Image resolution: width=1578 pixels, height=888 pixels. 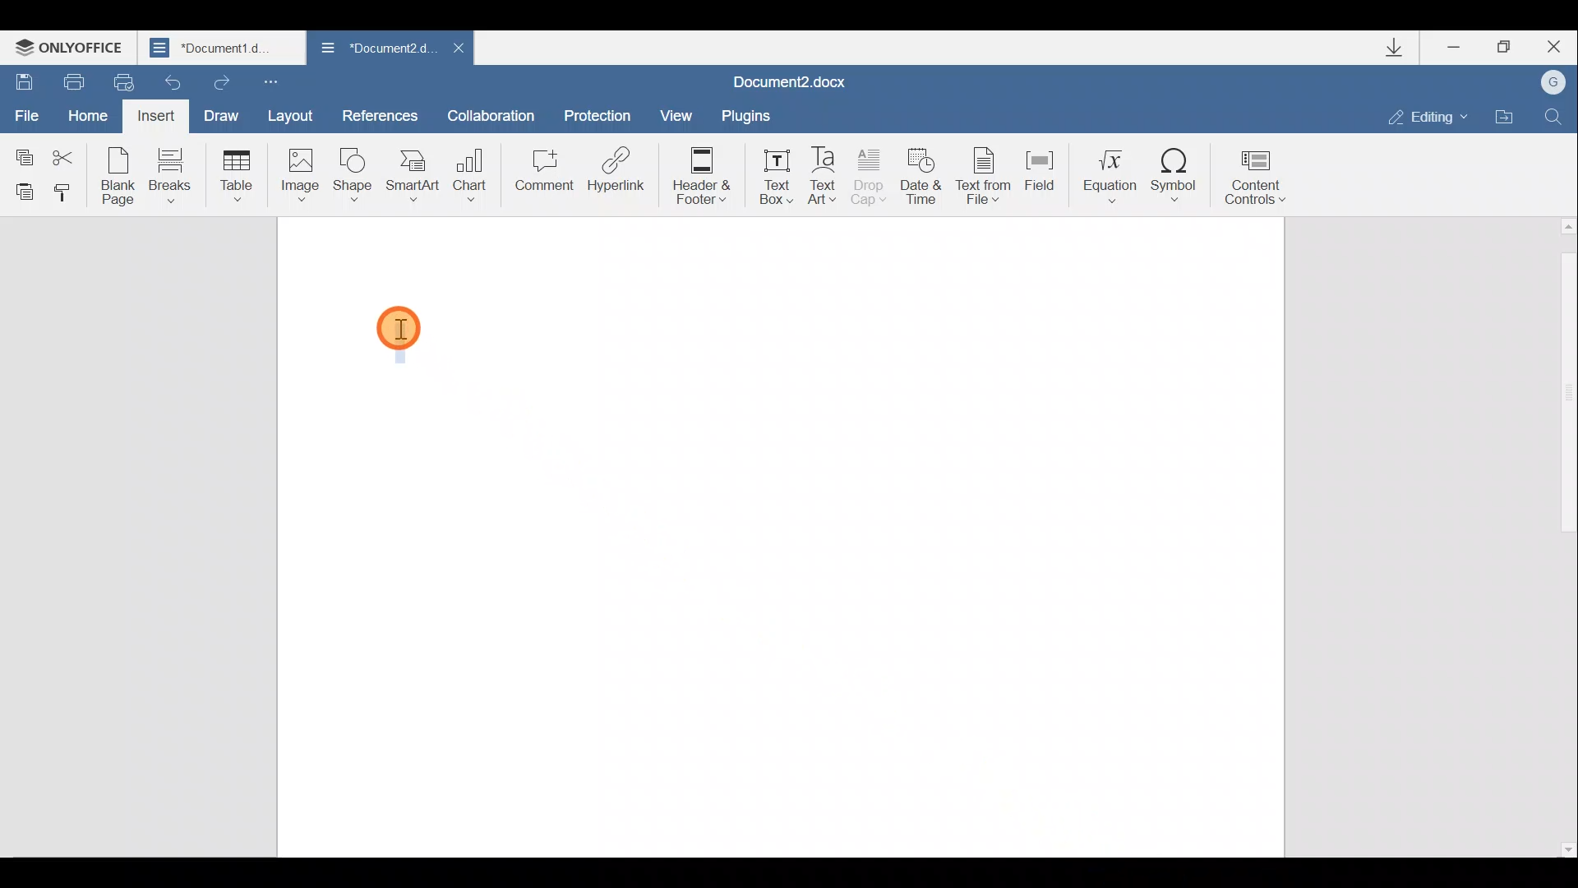 I want to click on File, so click(x=25, y=109).